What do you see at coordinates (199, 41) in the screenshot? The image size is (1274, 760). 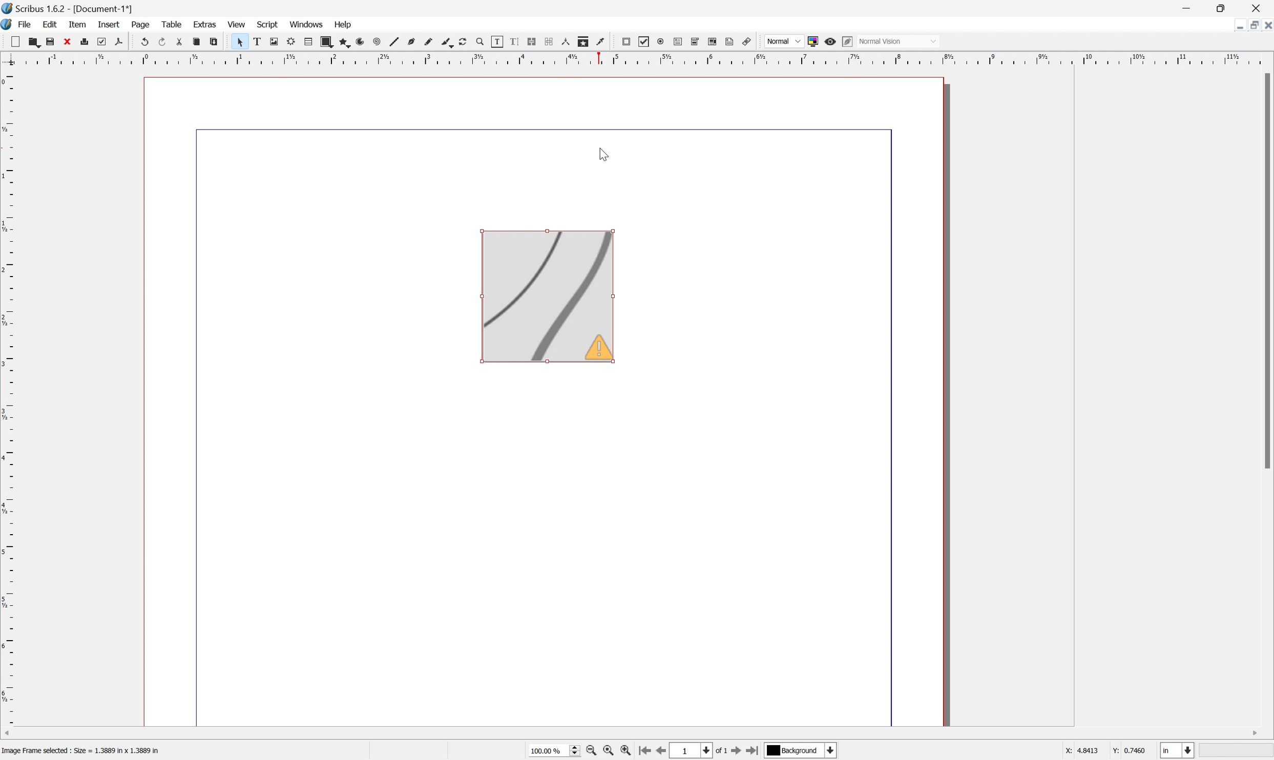 I see `Copy` at bounding box center [199, 41].